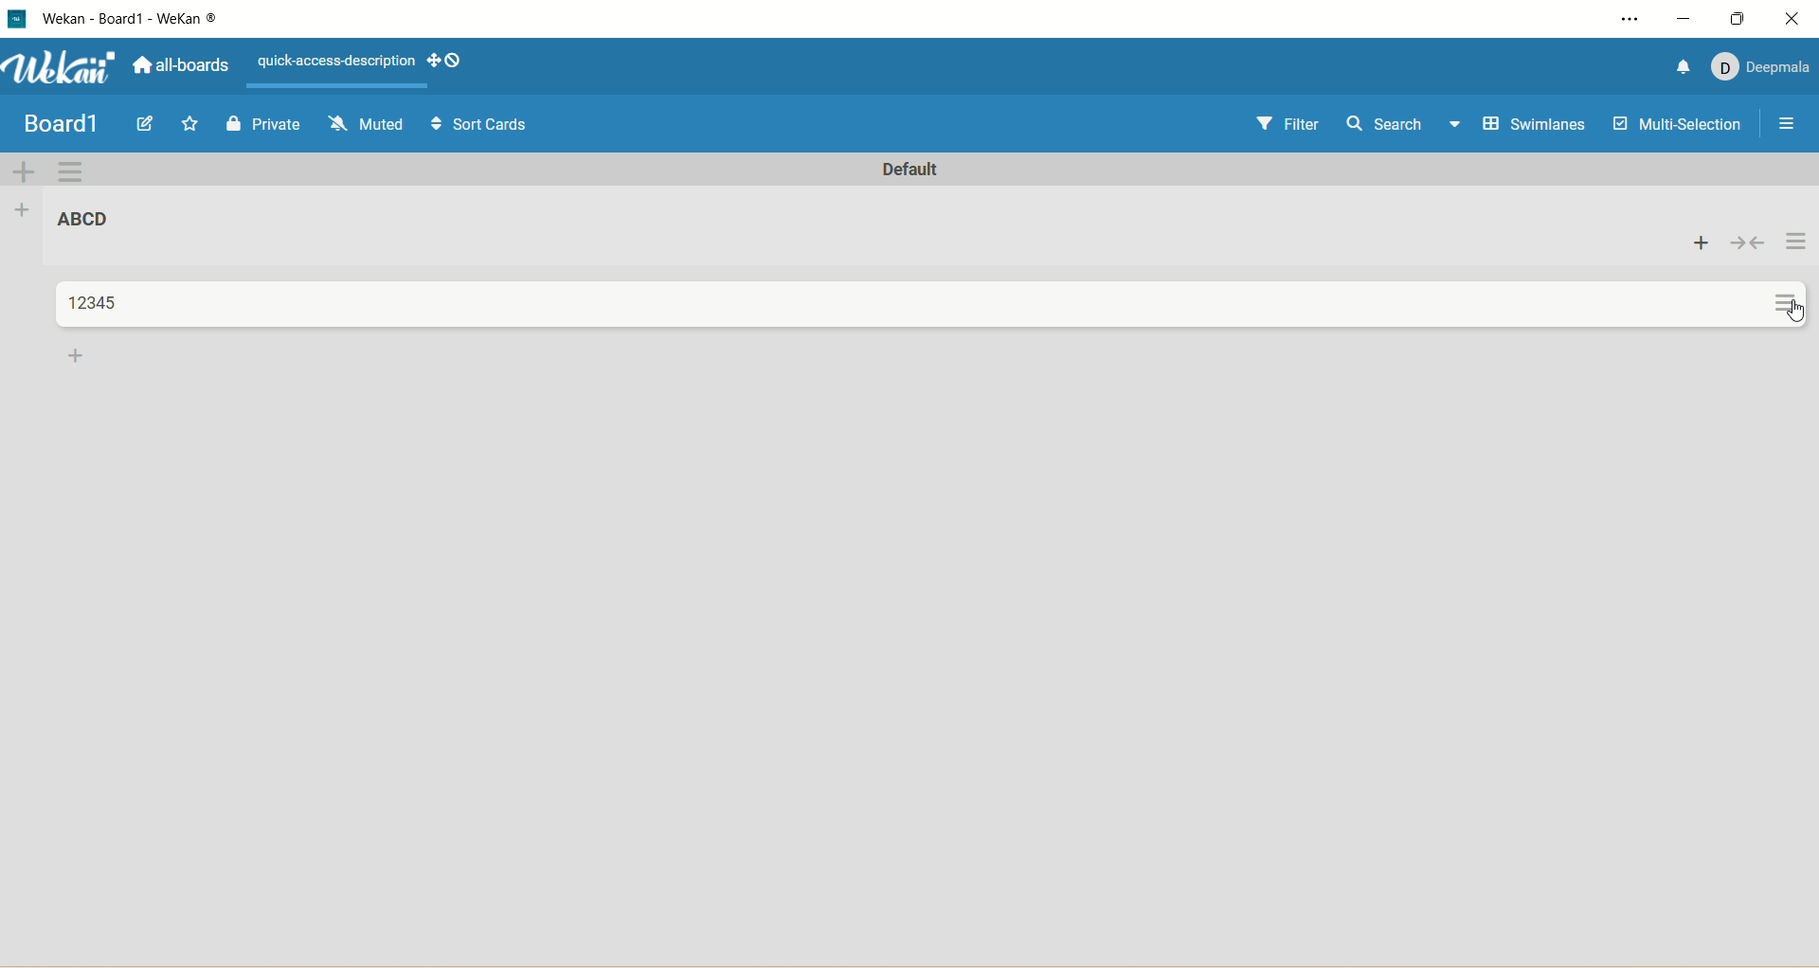 The height and width of the screenshot is (968, 1819). I want to click on wekan, so click(66, 68).